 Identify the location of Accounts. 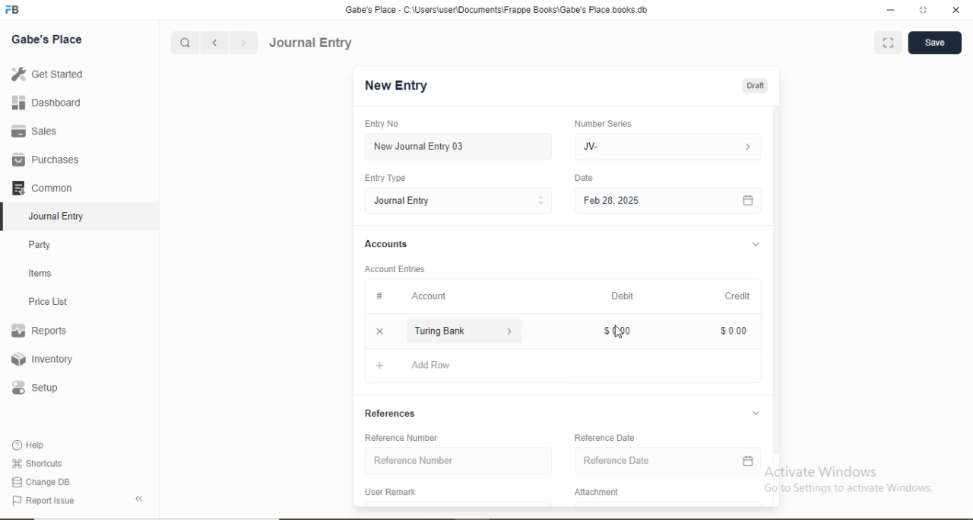
(386, 243).